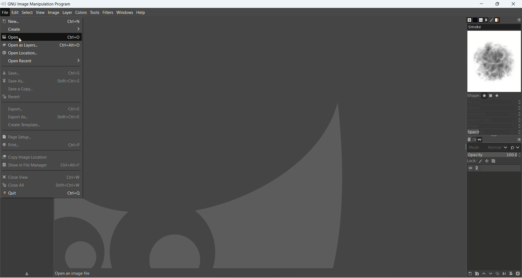 The width and height of the screenshot is (522, 278). I want to click on lock alpha channel, so click(493, 161).